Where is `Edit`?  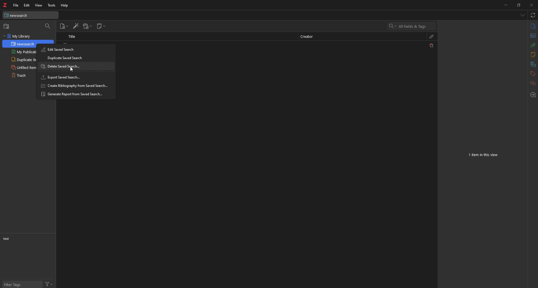 Edit is located at coordinates (26, 5).